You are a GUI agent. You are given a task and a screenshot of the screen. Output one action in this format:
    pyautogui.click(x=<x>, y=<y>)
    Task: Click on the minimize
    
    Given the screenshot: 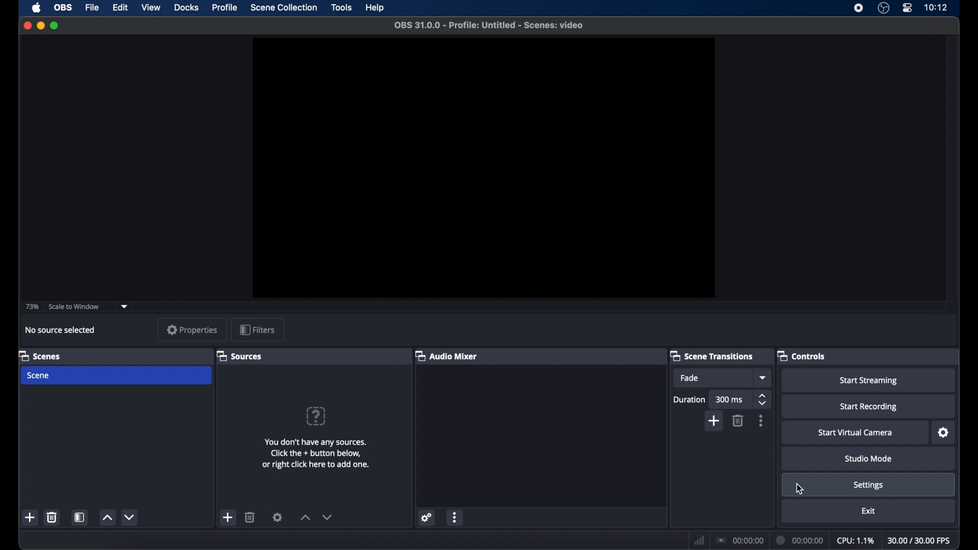 What is the action you would take?
    pyautogui.click(x=40, y=25)
    